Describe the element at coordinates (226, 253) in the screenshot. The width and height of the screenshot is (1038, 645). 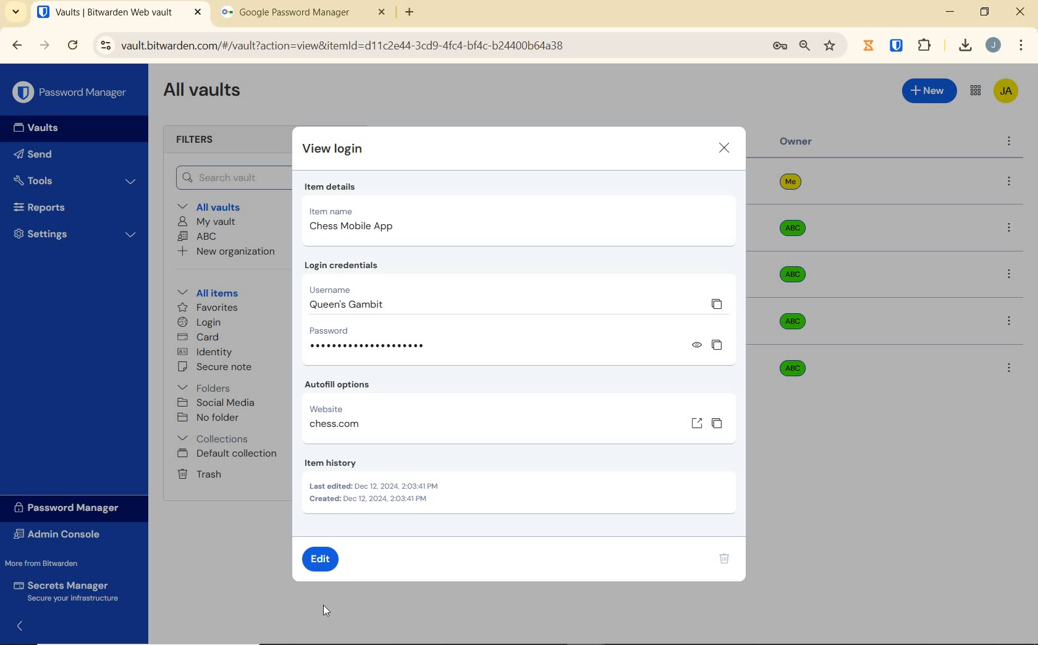
I see `new organization` at that location.